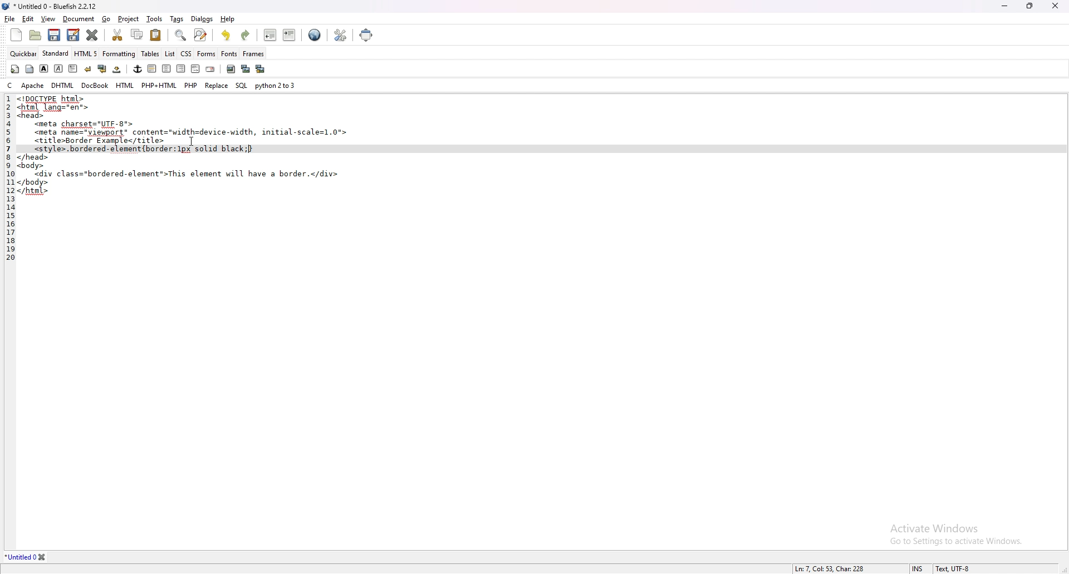  Describe the element at coordinates (138, 69) in the screenshot. I see `anchor` at that location.